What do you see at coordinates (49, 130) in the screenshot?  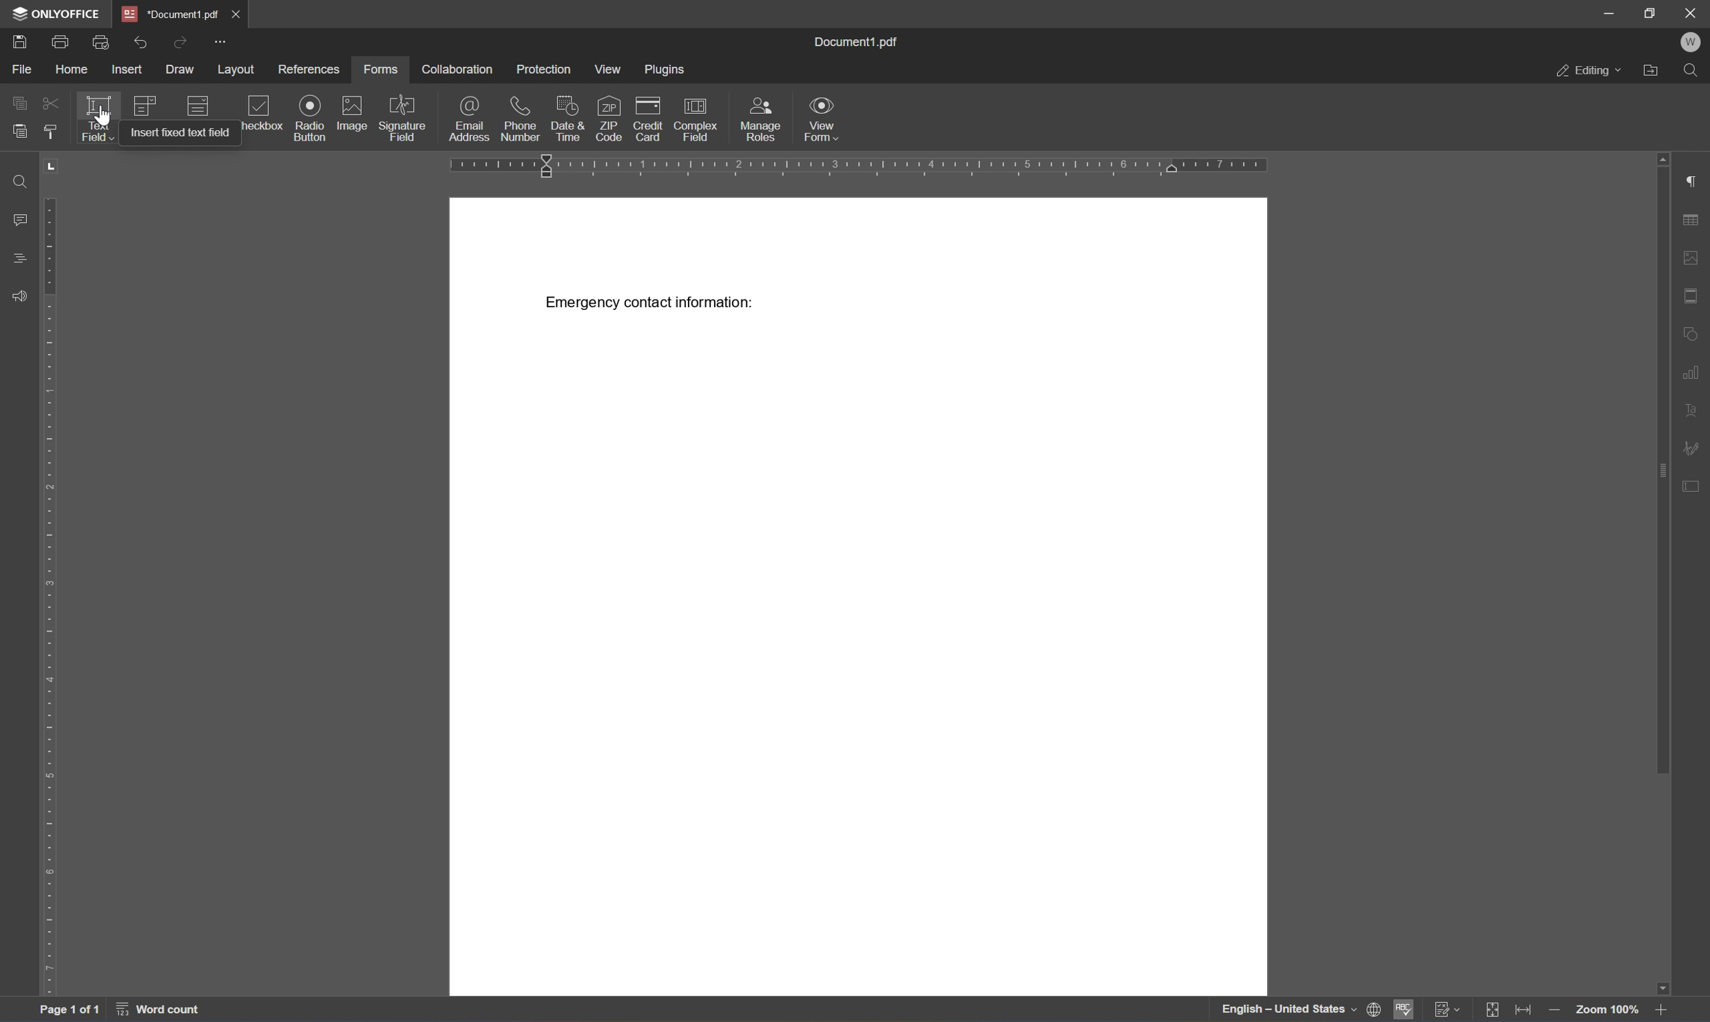 I see `copy style` at bounding box center [49, 130].